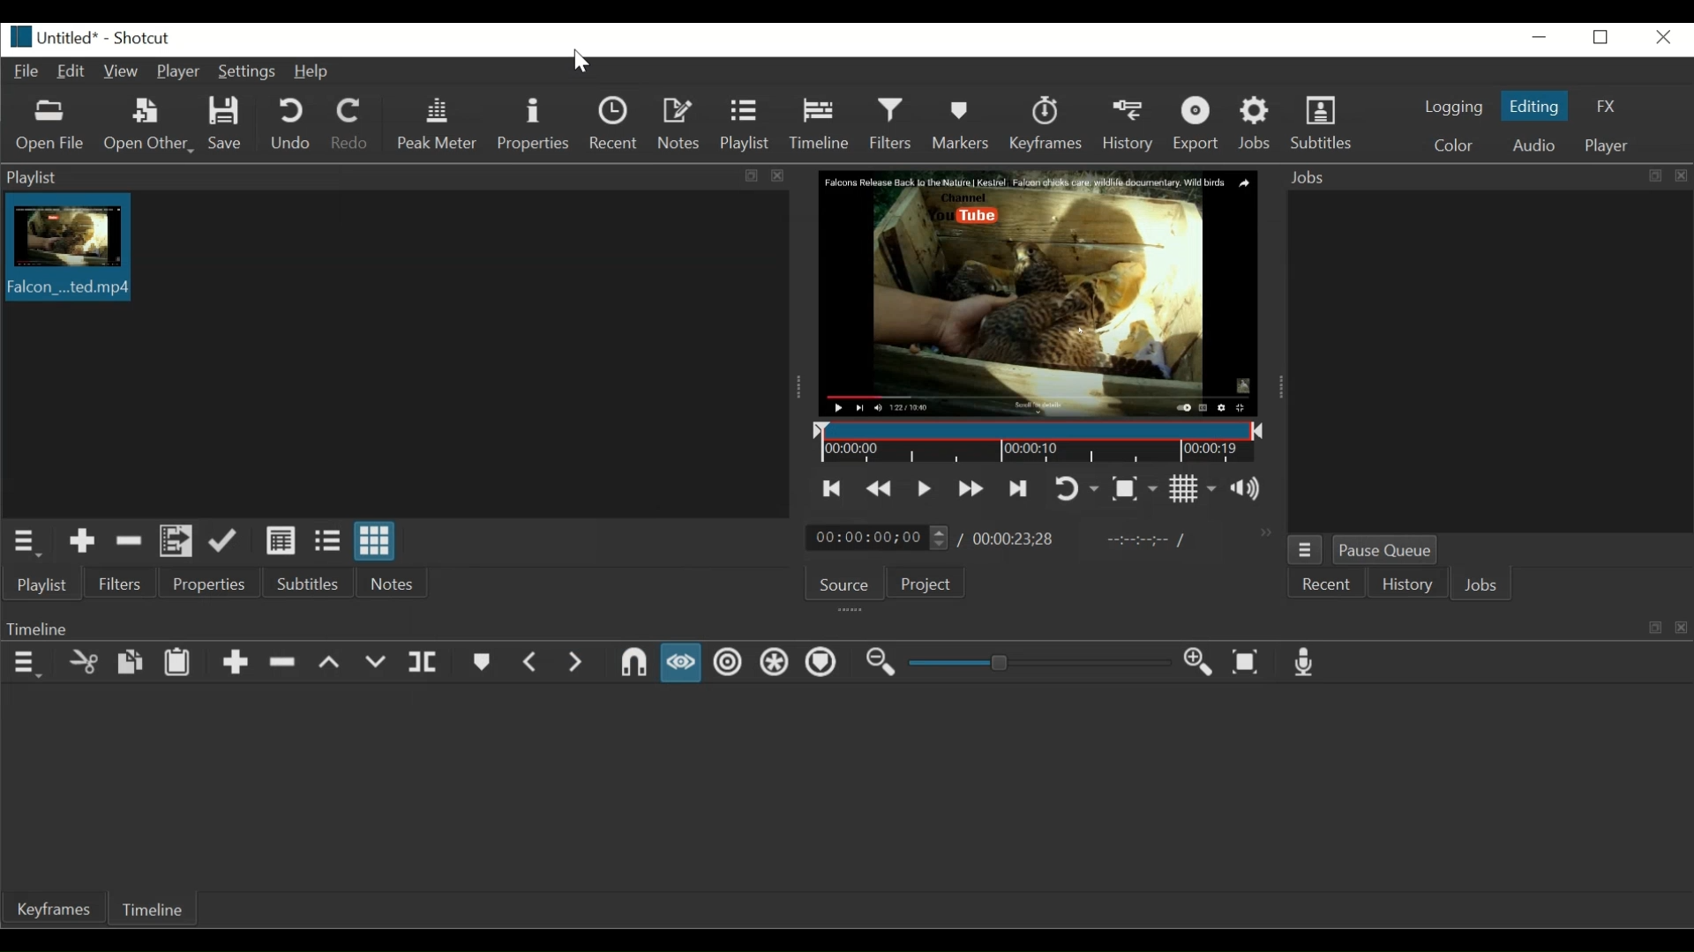 This screenshot has height=952, width=1694. I want to click on Playlist, so click(394, 177).